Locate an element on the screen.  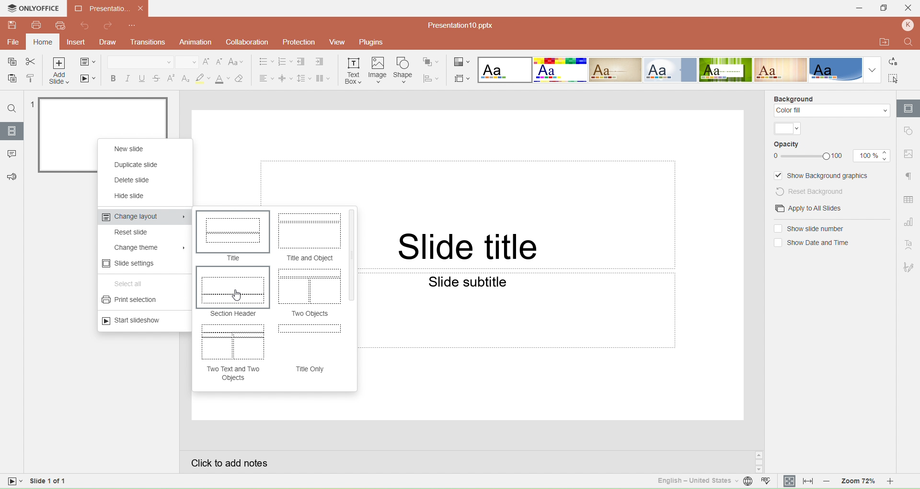
Underline is located at coordinates (142, 78).